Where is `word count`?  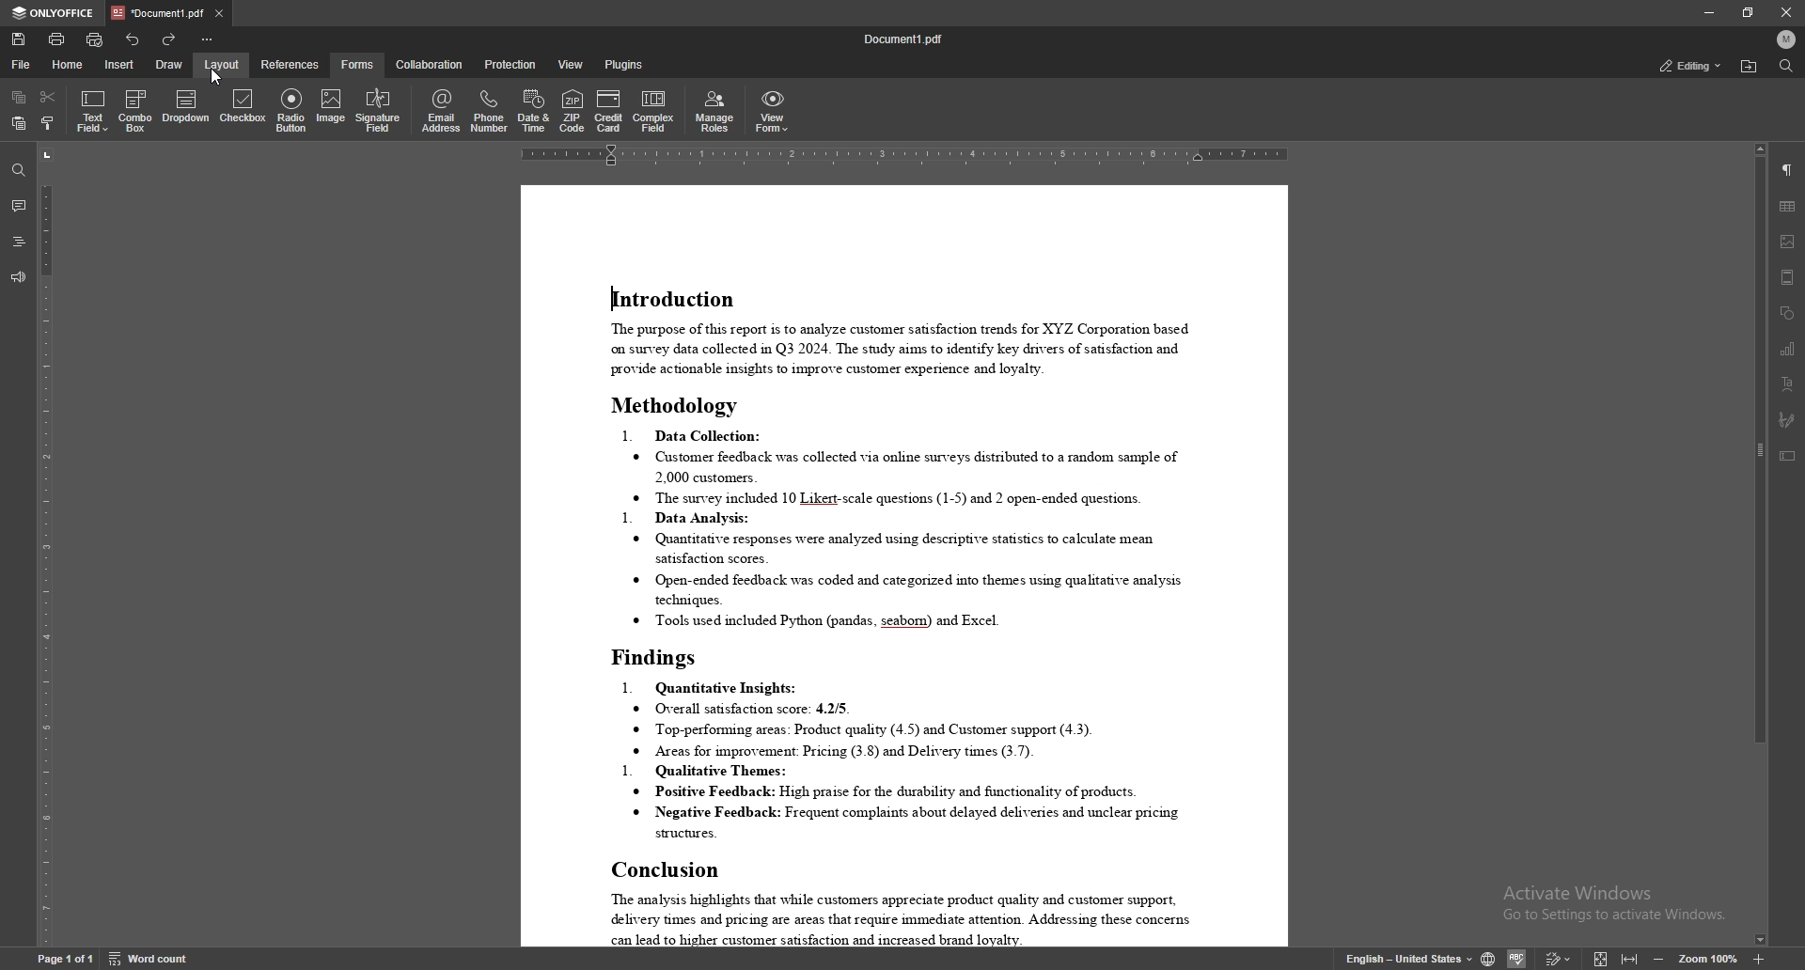 word count is located at coordinates (148, 958).